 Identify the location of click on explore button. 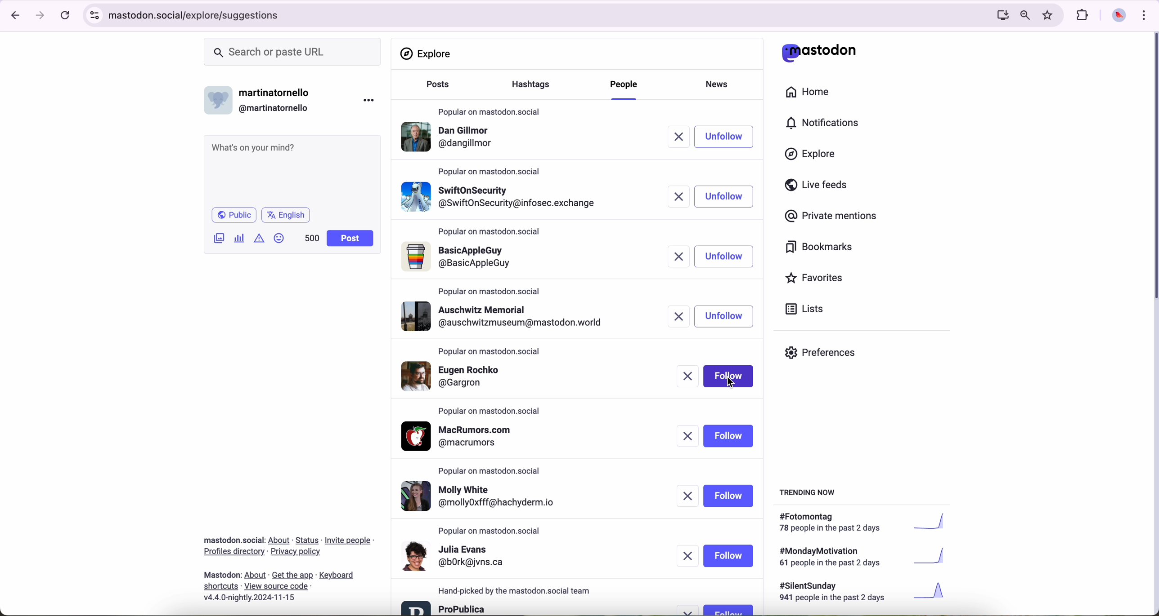
(813, 158).